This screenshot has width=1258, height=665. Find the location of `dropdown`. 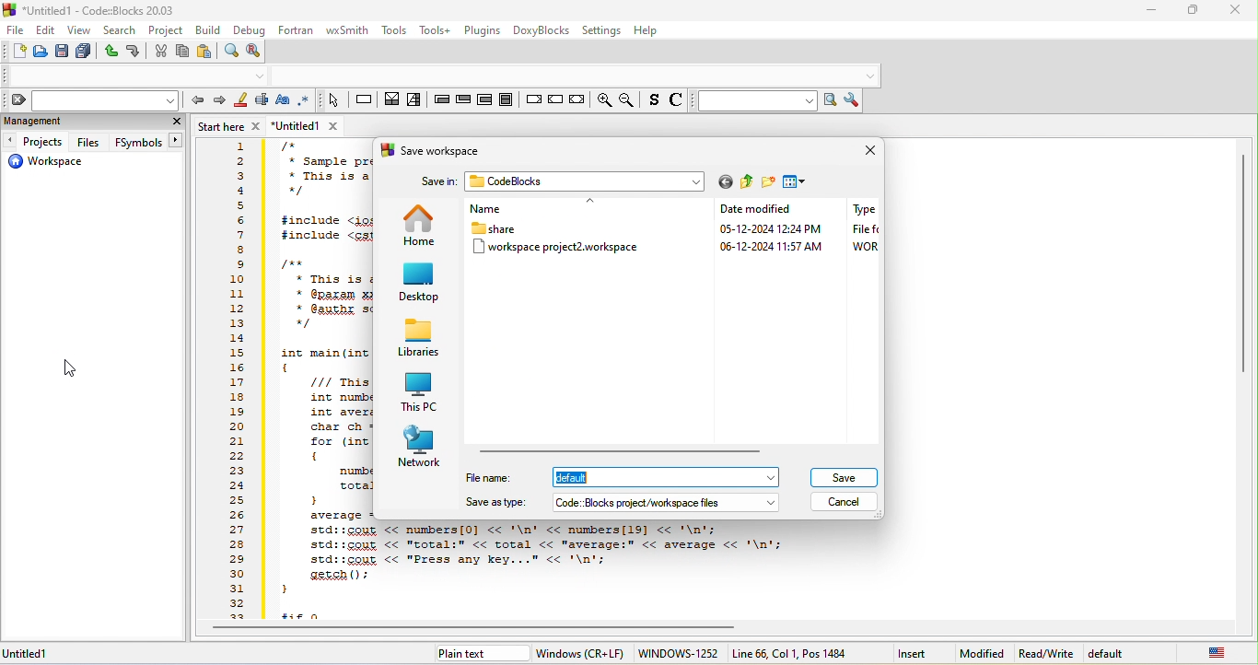

dropdown is located at coordinates (772, 478).